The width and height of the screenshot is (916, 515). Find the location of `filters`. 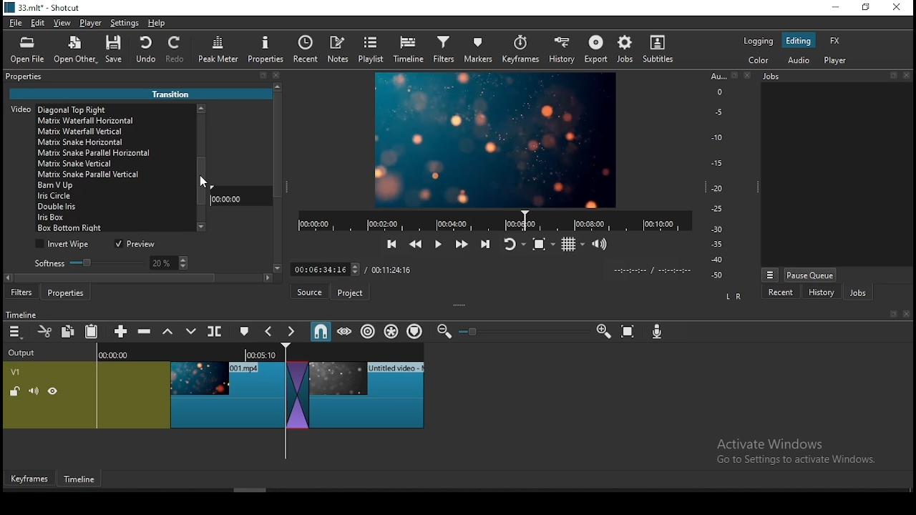

filters is located at coordinates (22, 293).